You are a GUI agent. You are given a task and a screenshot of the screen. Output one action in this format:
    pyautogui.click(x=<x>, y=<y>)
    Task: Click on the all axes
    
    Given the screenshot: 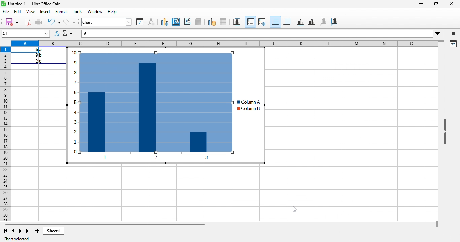 What is the action you would take?
    pyautogui.click(x=335, y=22)
    